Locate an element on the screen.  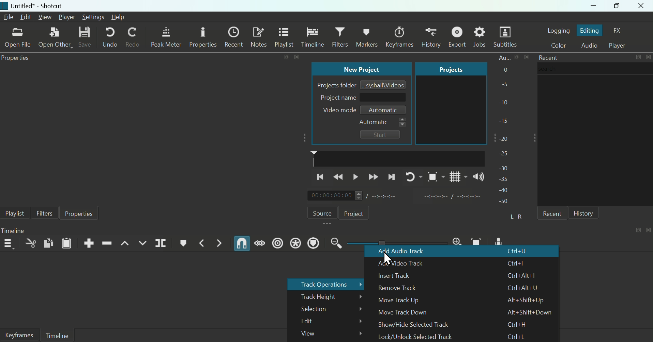
Alt+Shift+Up is located at coordinates (527, 301).